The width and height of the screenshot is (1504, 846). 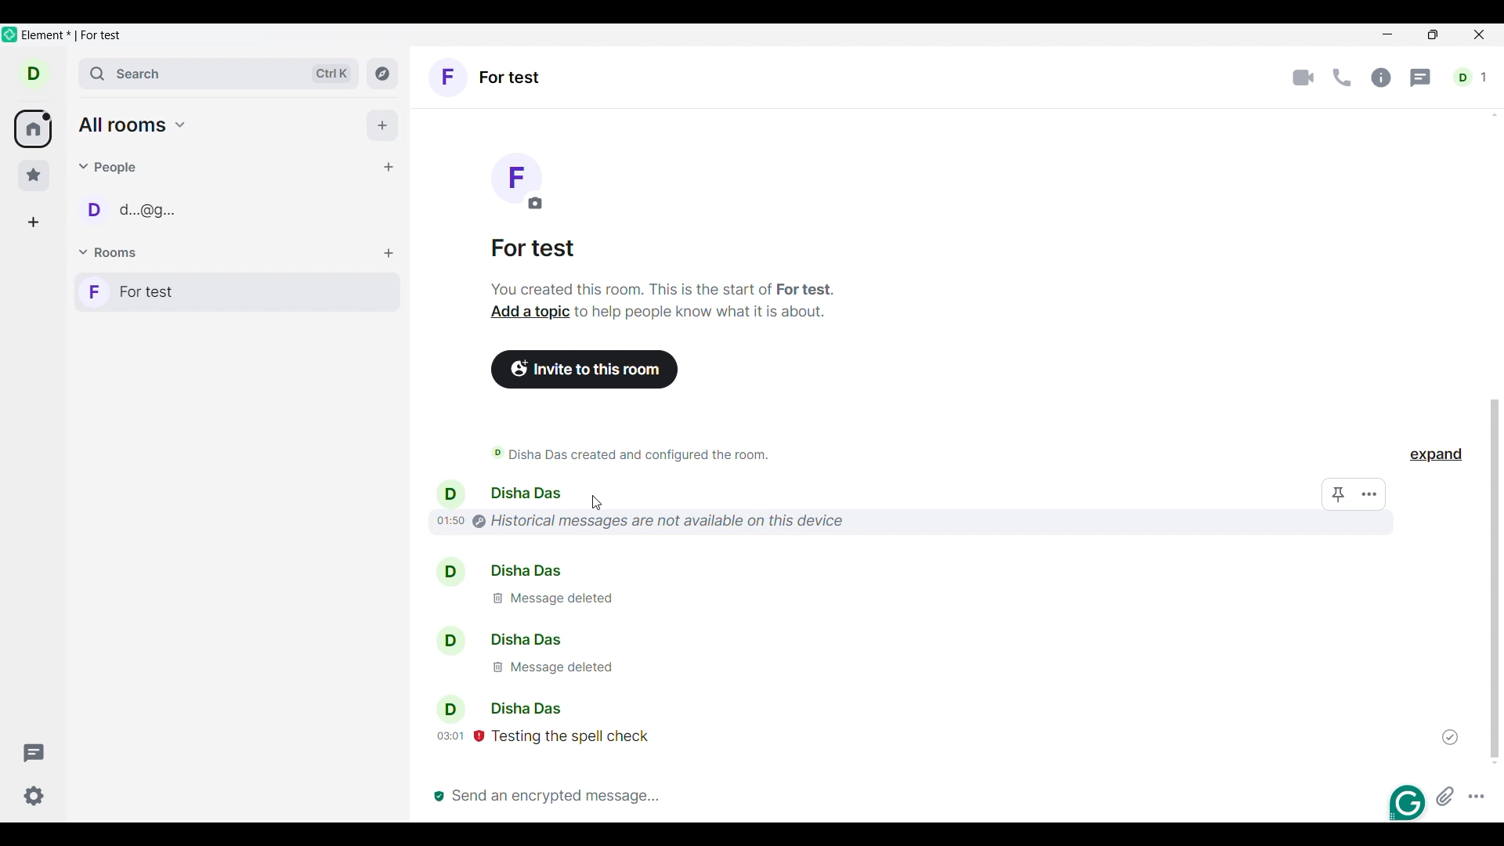 I want to click on f for test, so click(x=486, y=79).